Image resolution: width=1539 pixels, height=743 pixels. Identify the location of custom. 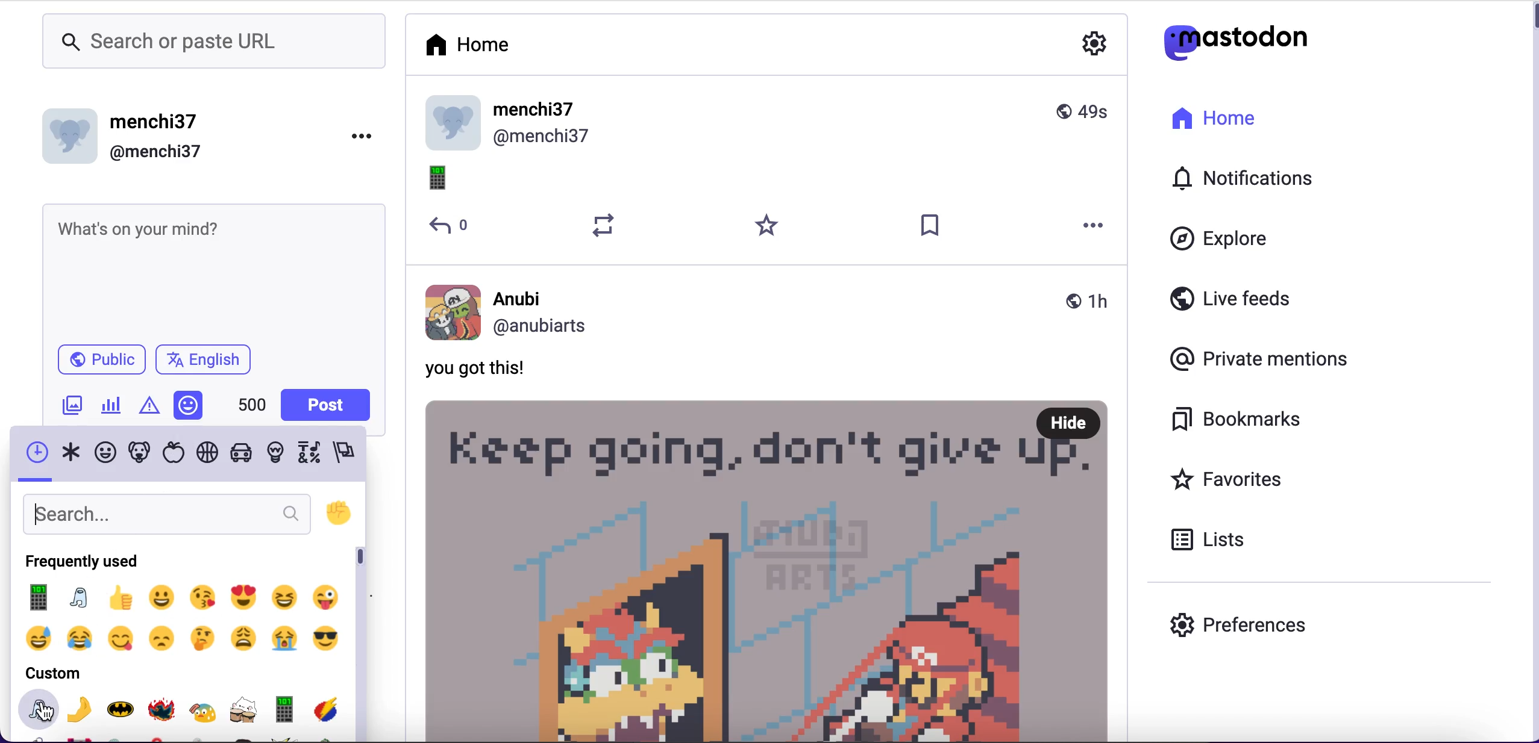
(51, 674).